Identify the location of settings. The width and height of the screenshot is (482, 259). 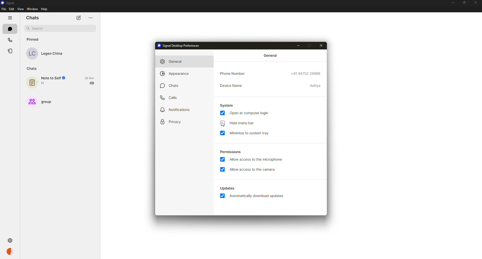
(11, 240).